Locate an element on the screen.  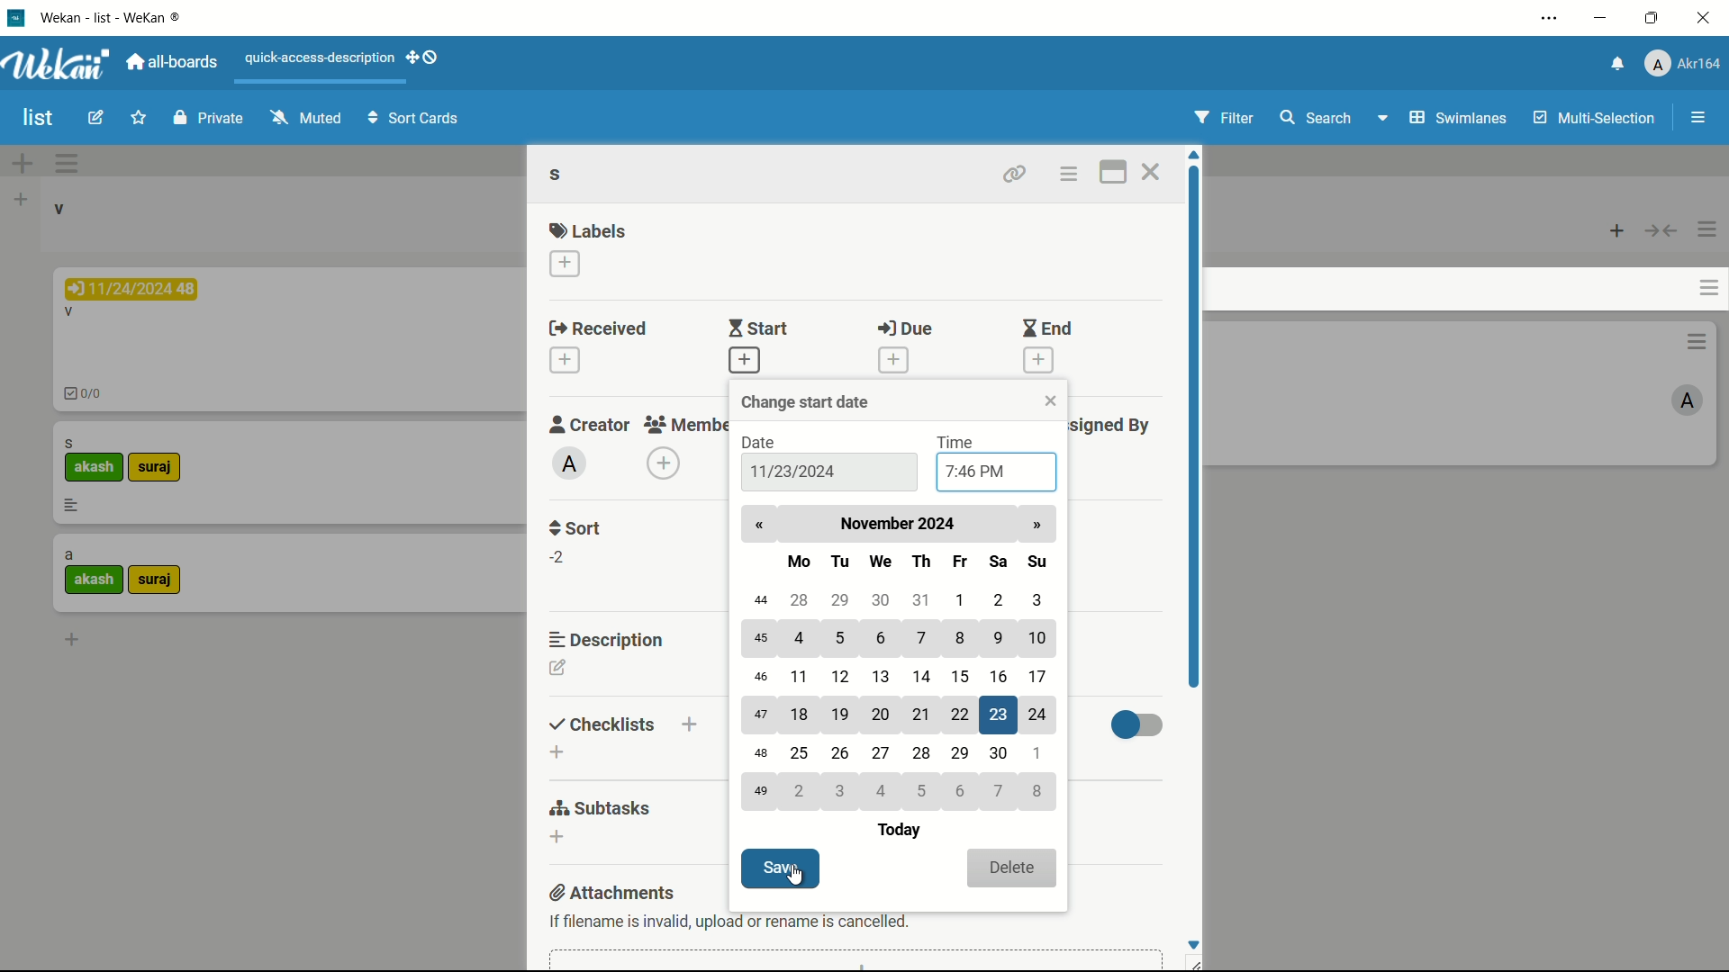
start time is located at coordinates (972, 473).